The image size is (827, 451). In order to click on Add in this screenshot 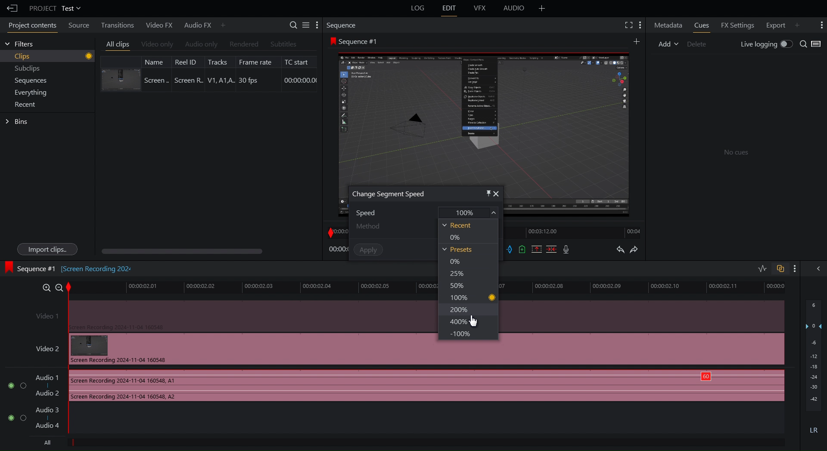, I will do `click(637, 41)`.